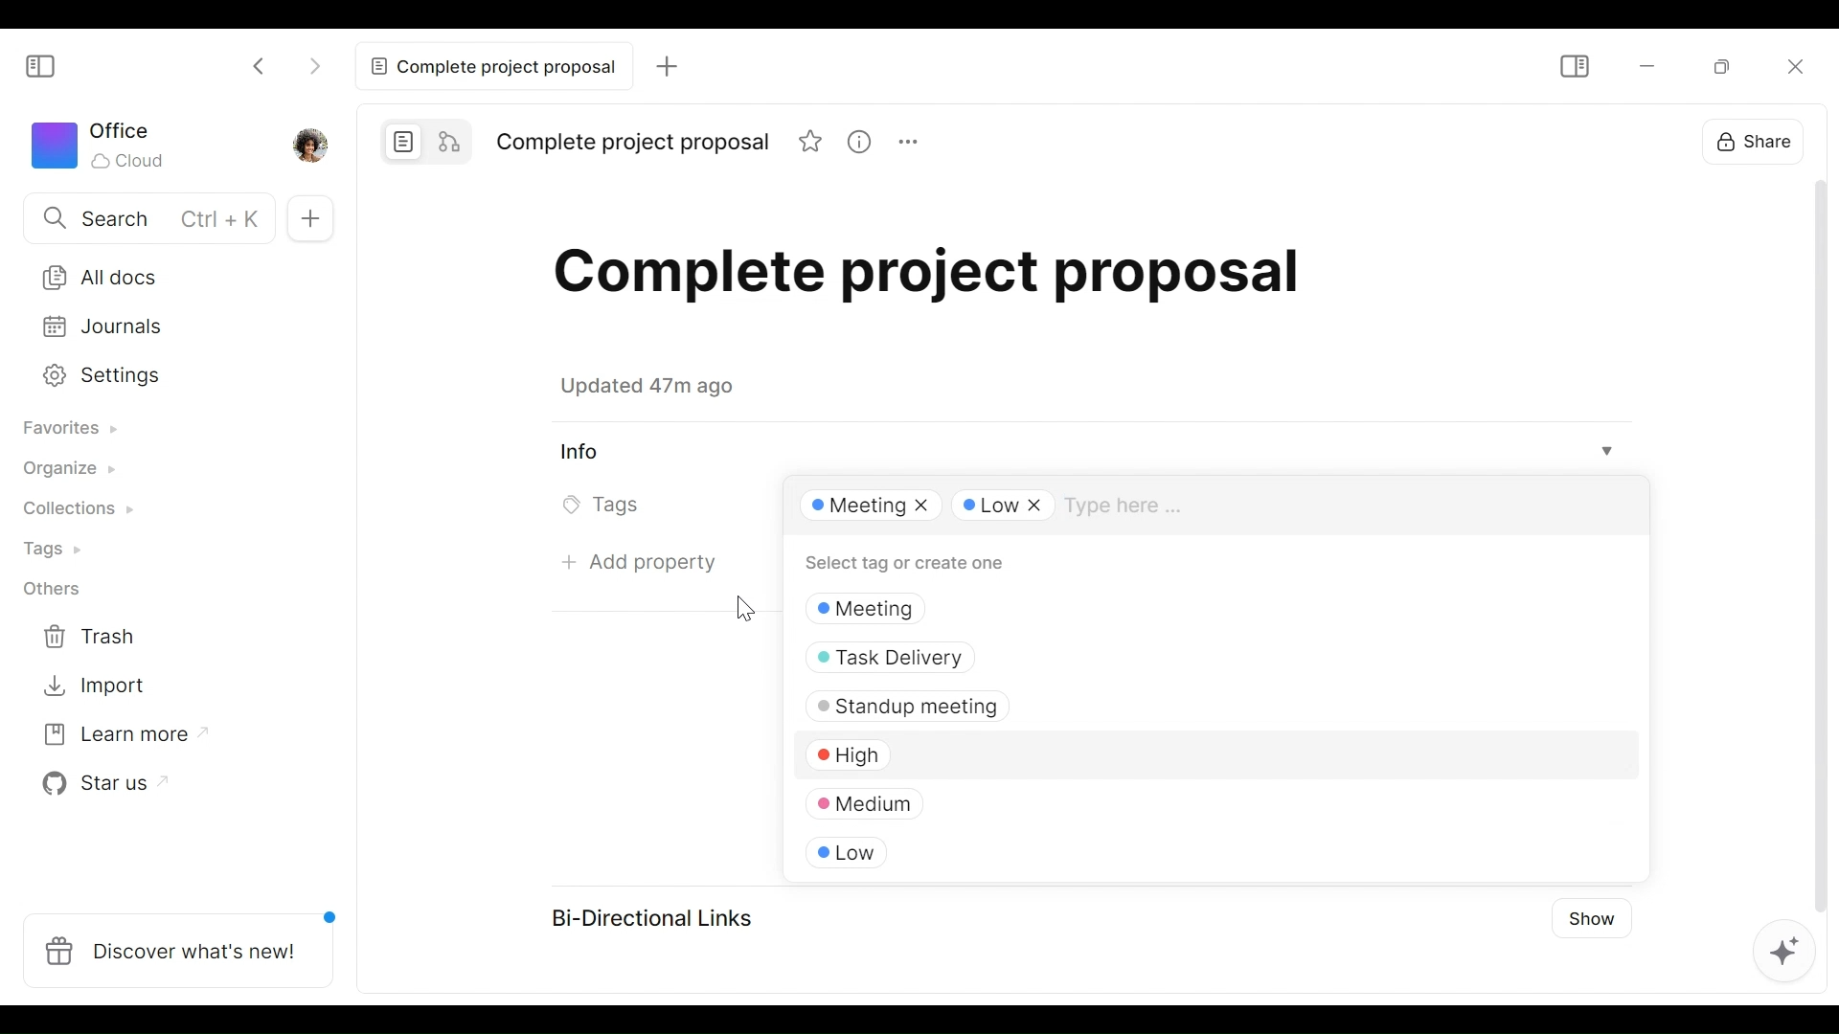 Image resolution: width=1839 pixels, height=1034 pixels. Describe the element at coordinates (117, 739) in the screenshot. I see `Learn more` at that location.